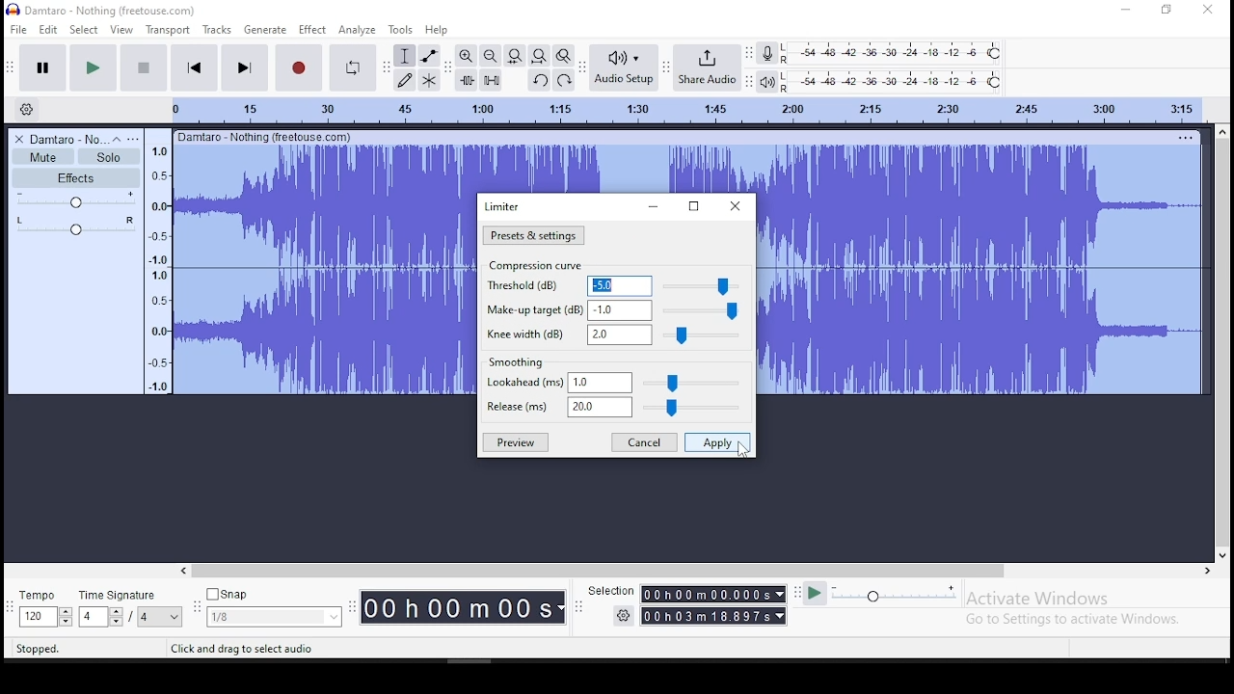  What do you see at coordinates (533, 235) in the screenshot?
I see `presets and settings` at bounding box center [533, 235].